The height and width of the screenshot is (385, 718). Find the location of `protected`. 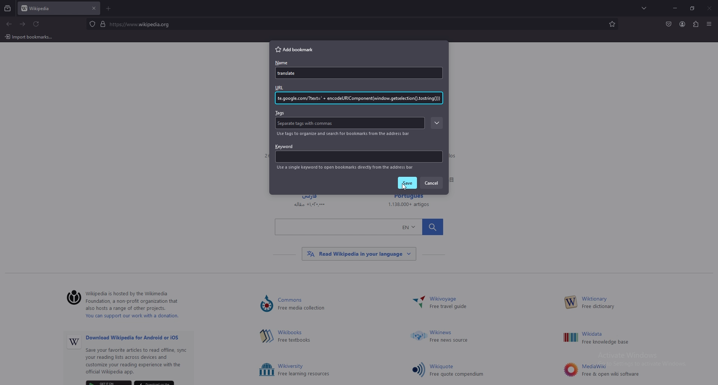

protected is located at coordinates (92, 24).